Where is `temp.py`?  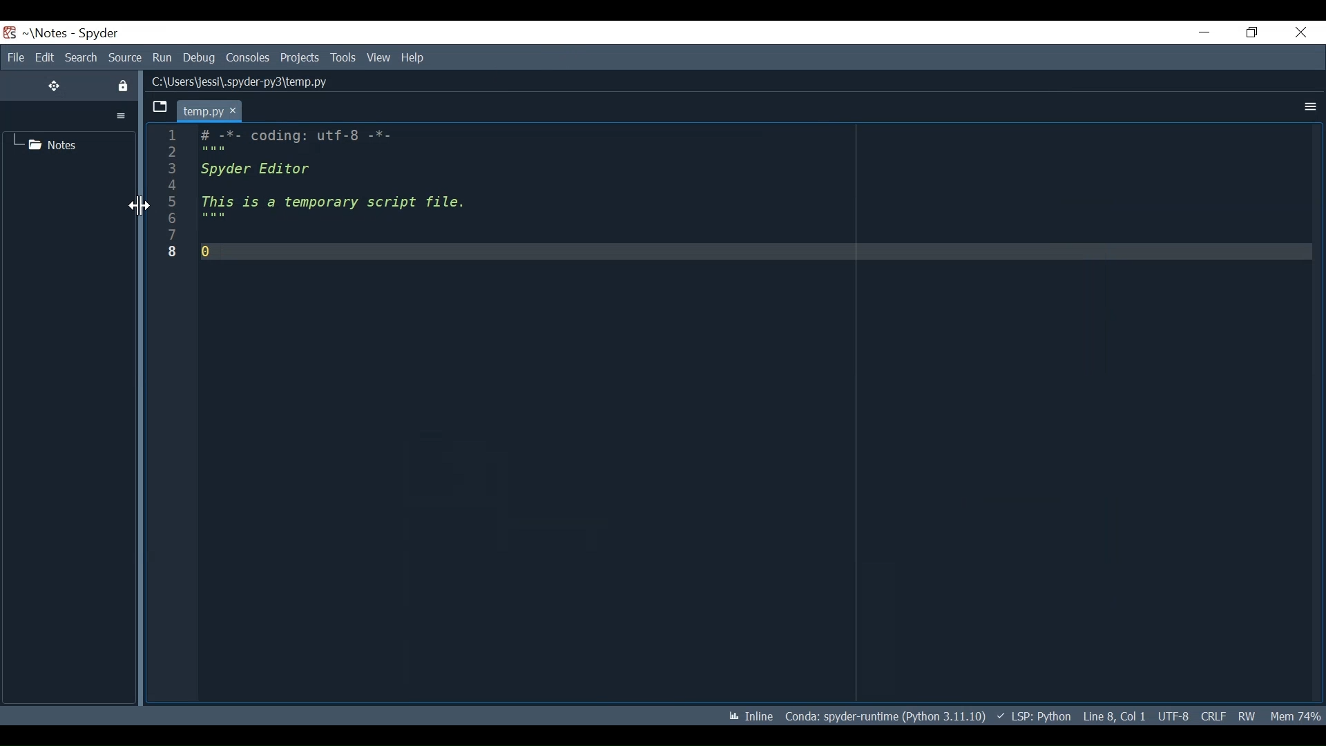
temp.py is located at coordinates (200, 110).